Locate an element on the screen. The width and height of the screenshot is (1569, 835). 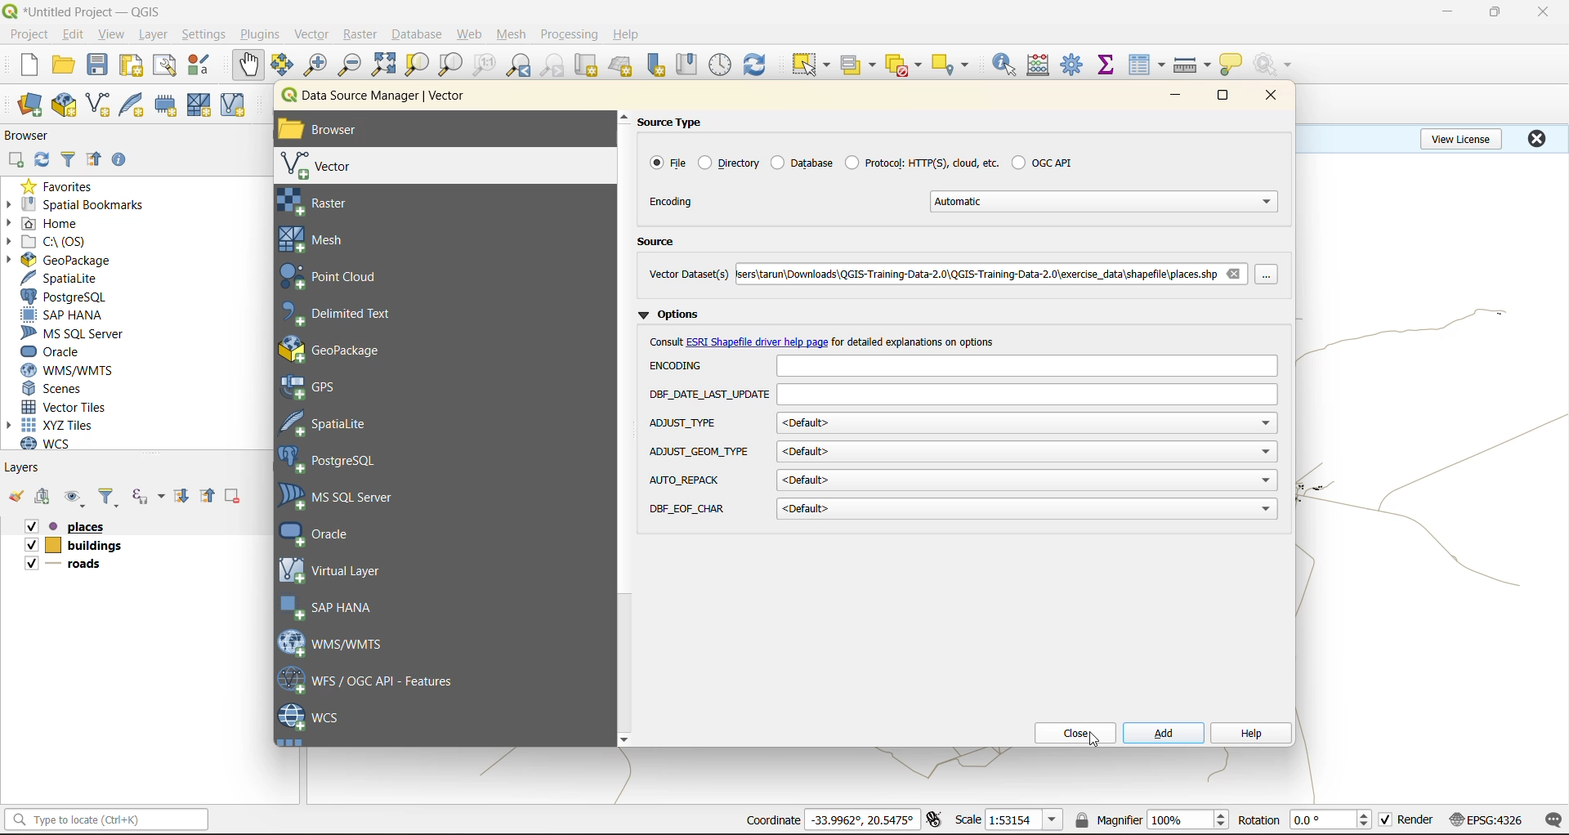
adjust type is located at coordinates (686, 424).